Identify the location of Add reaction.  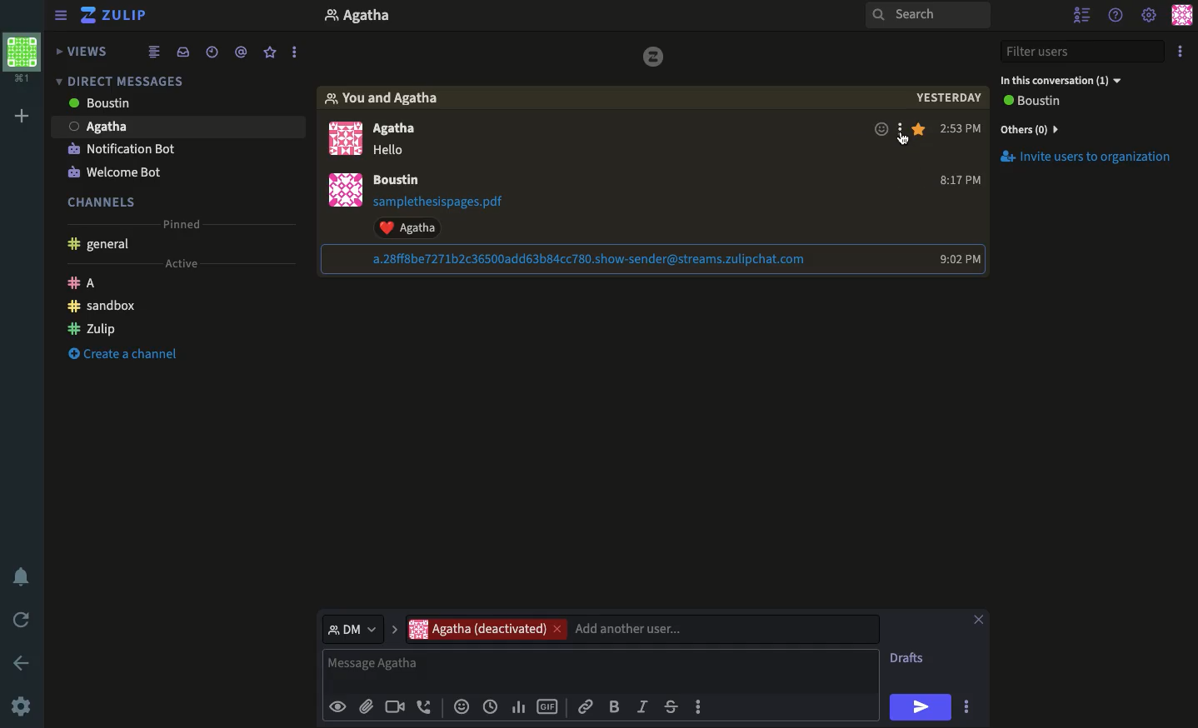
(881, 131).